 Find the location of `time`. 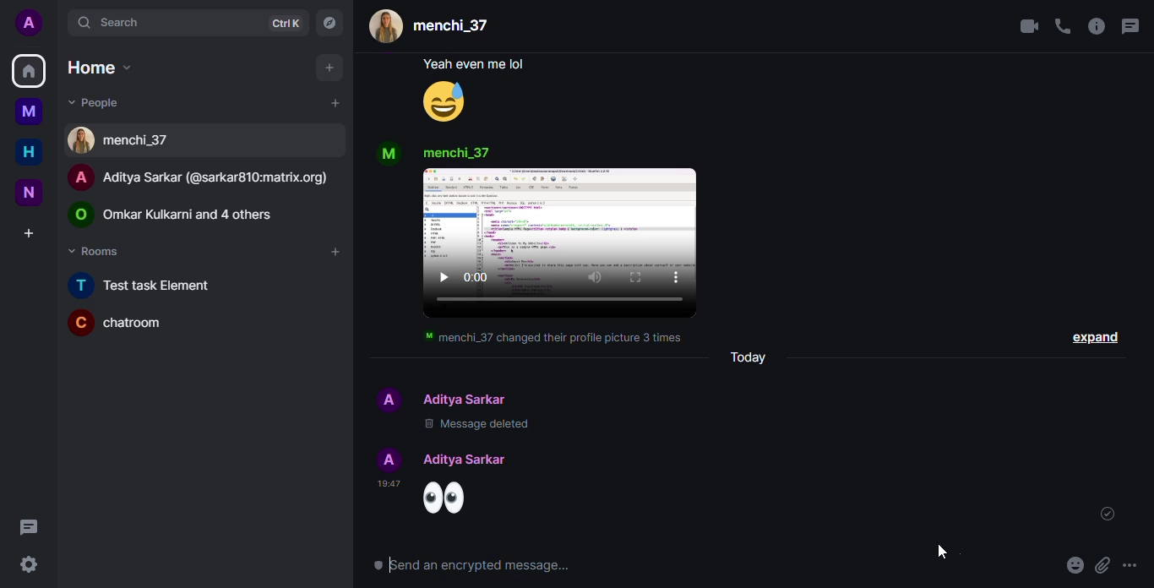

time is located at coordinates (393, 484).